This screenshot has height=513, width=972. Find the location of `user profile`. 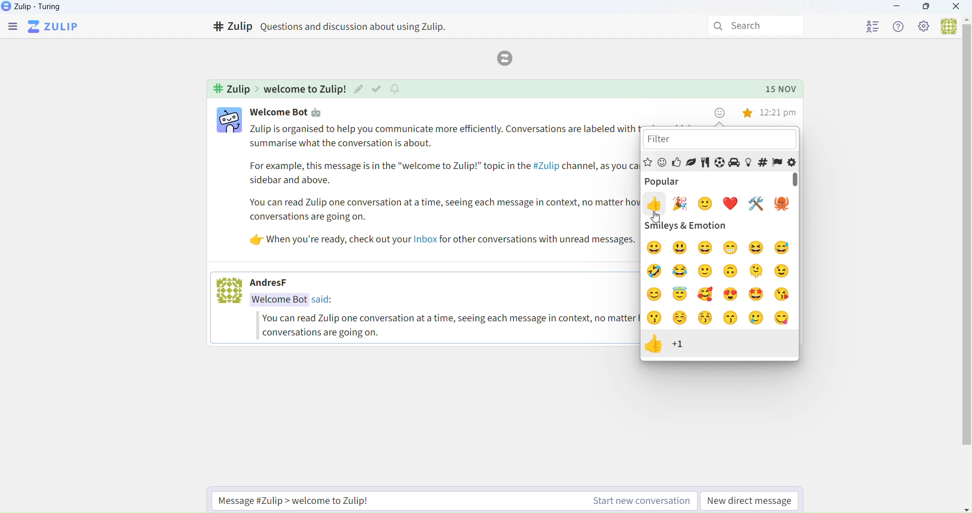

user profile is located at coordinates (228, 121).